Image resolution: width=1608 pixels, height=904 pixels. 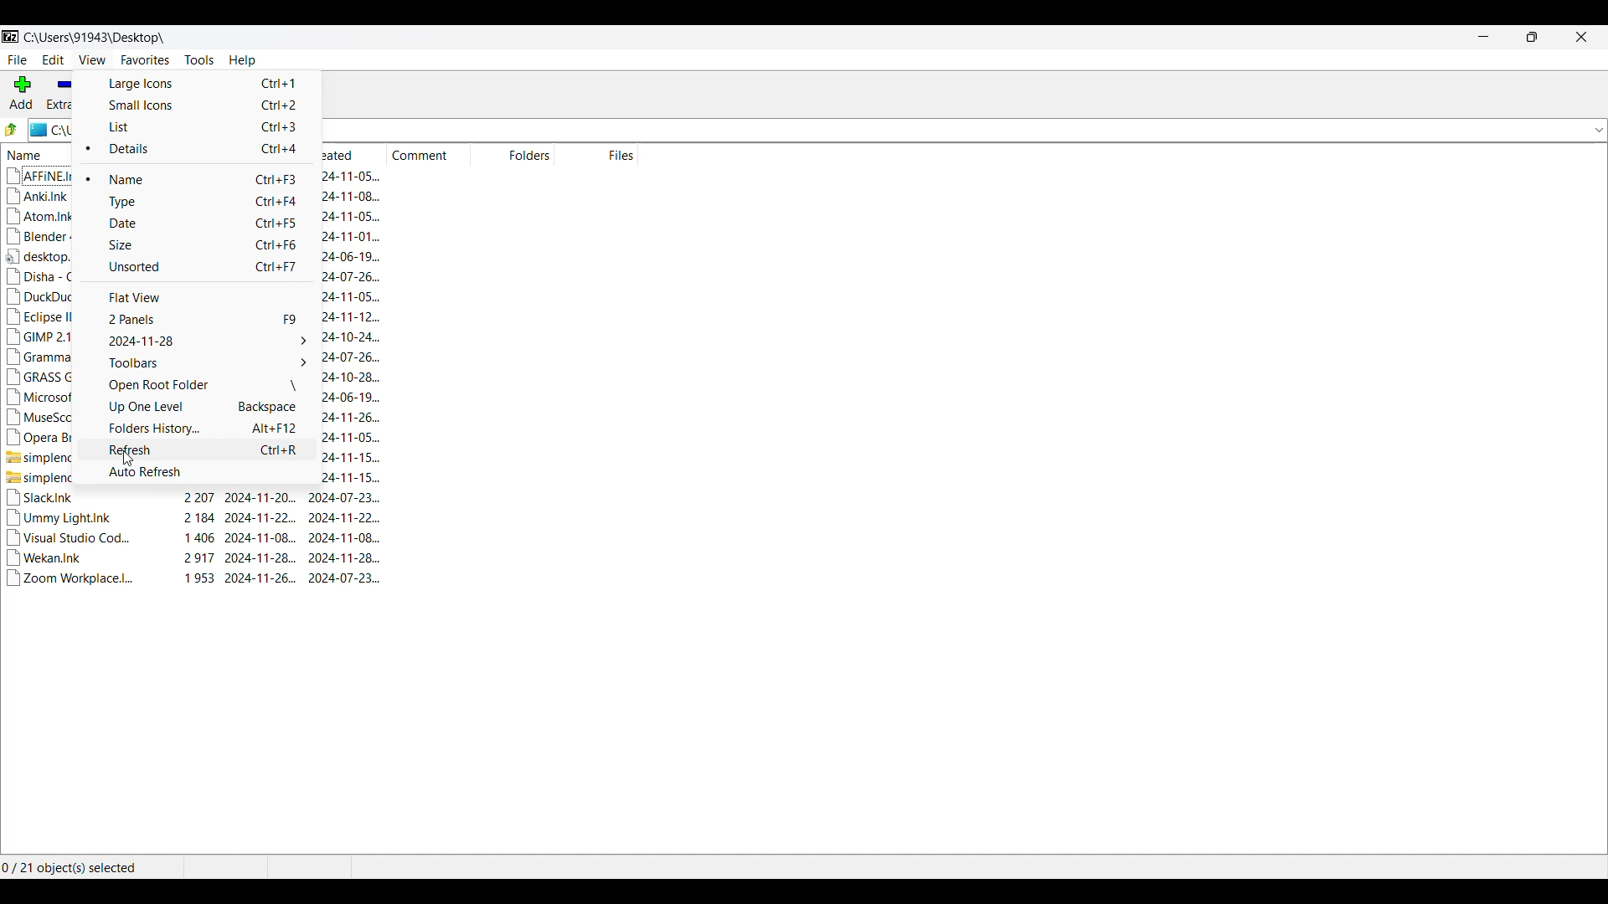 I want to click on Help, so click(x=242, y=61).